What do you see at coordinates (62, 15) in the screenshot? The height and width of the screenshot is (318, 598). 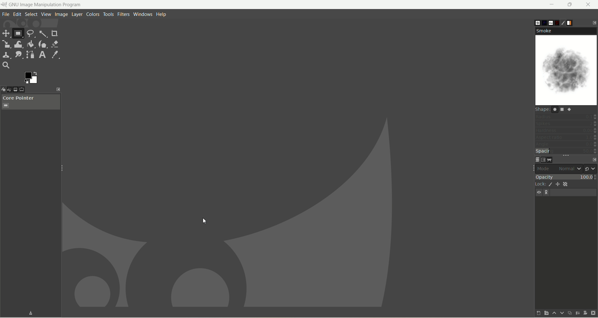 I see `image` at bounding box center [62, 15].